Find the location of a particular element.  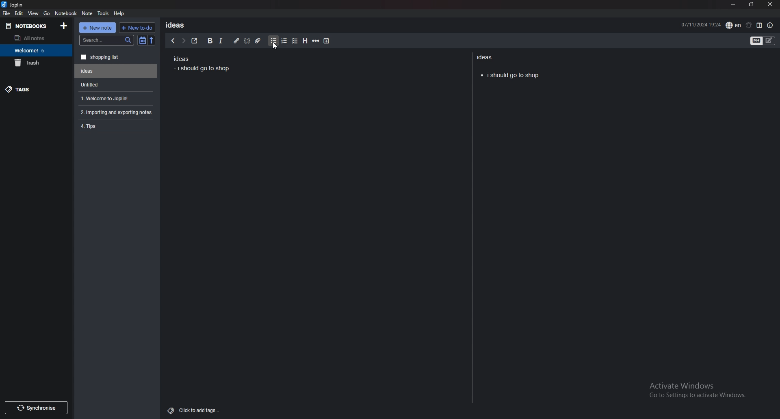

close is located at coordinates (769, 4).